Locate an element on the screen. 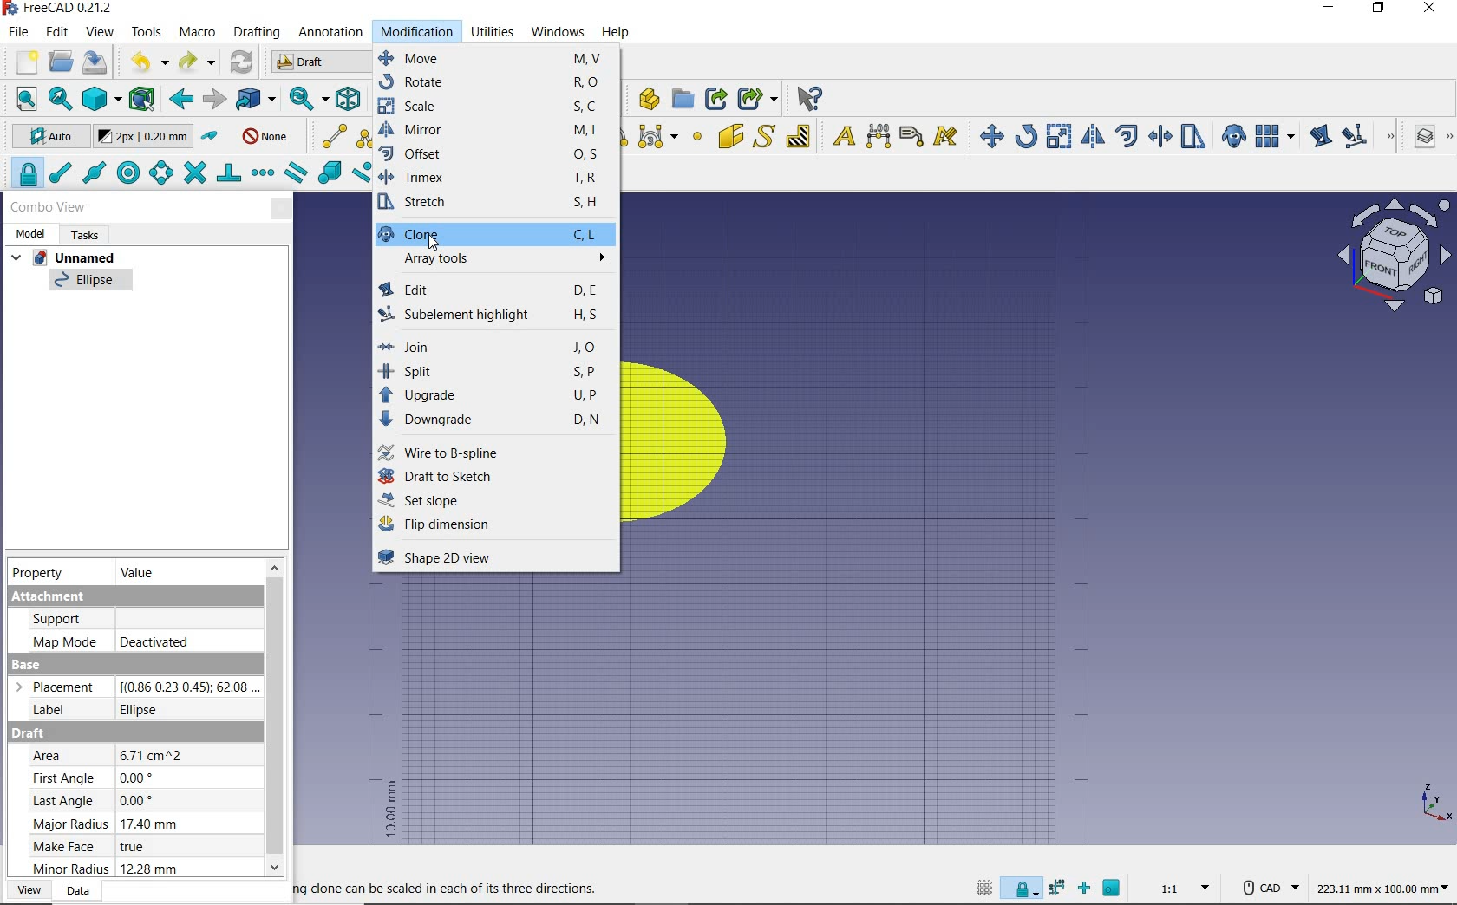 Image resolution: width=1457 pixels, height=905 pixels. what's this is located at coordinates (809, 97).